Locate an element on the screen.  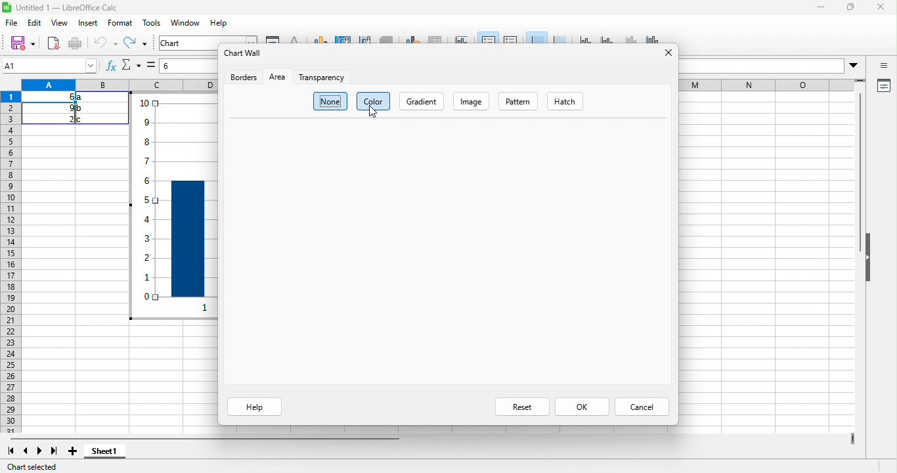
c is located at coordinates (81, 120).